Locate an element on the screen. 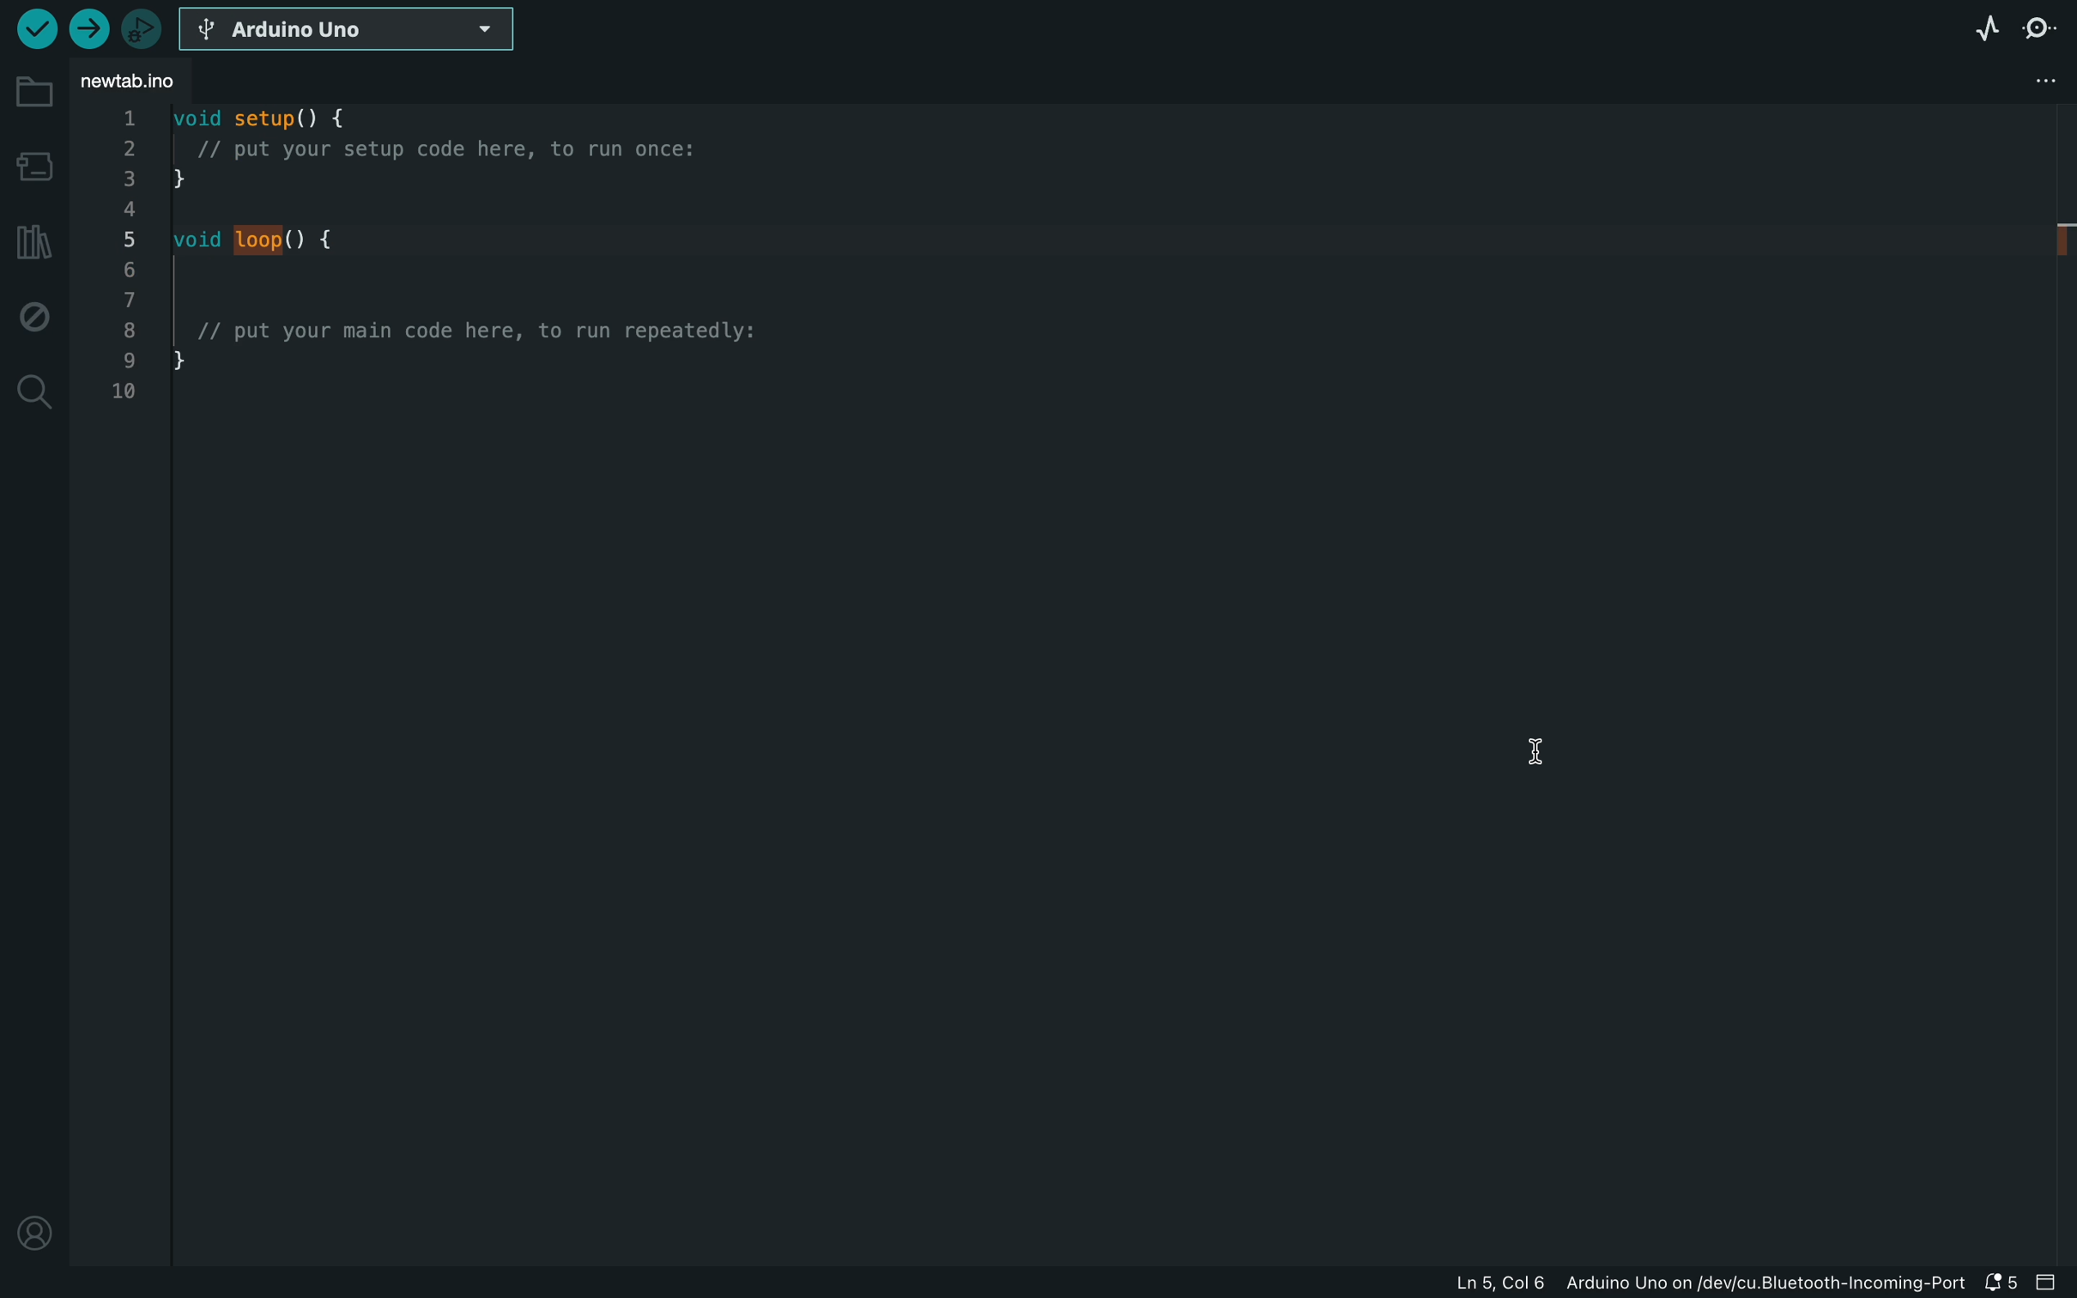 This screenshot has height=1298, width=2077. file information is located at coordinates (1706, 1283).